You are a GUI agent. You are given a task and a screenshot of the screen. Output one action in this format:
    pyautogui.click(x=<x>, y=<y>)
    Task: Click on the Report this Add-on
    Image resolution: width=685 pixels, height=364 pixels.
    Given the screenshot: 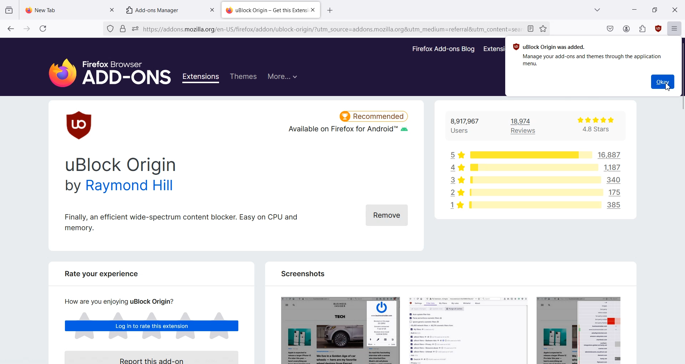 What is the action you would take?
    pyautogui.click(x=156, y=357)
    